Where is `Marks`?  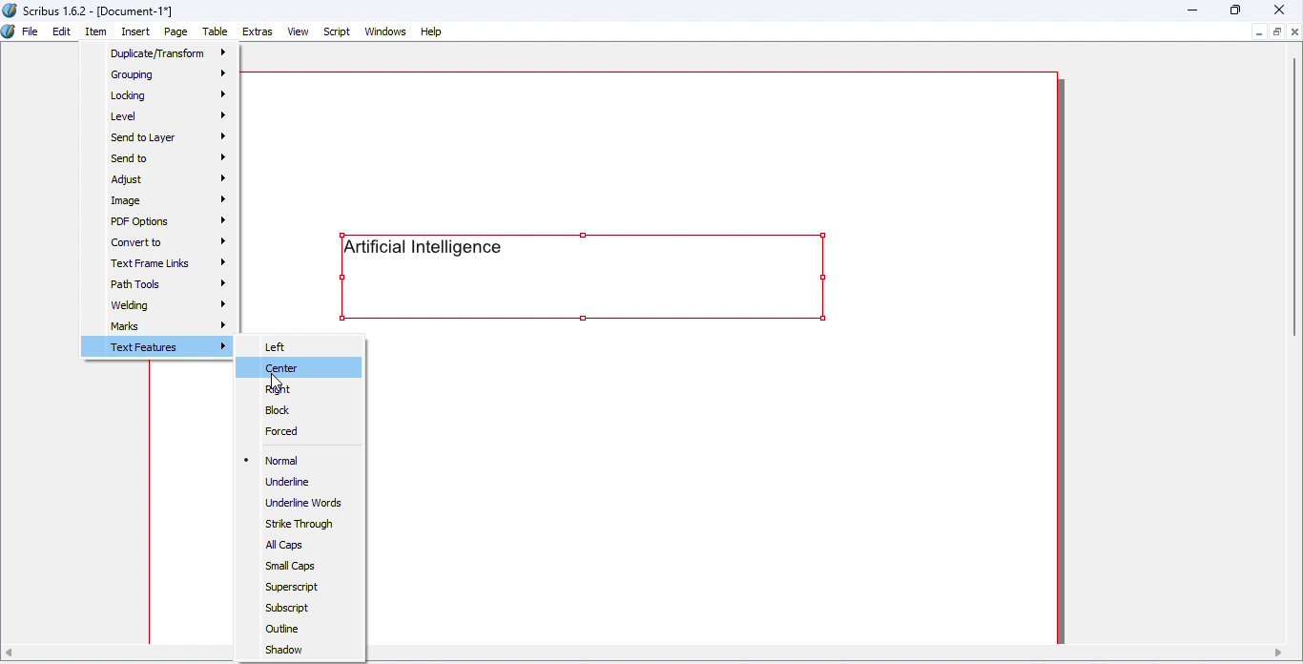
Marks is located at coordinates (173, 328).